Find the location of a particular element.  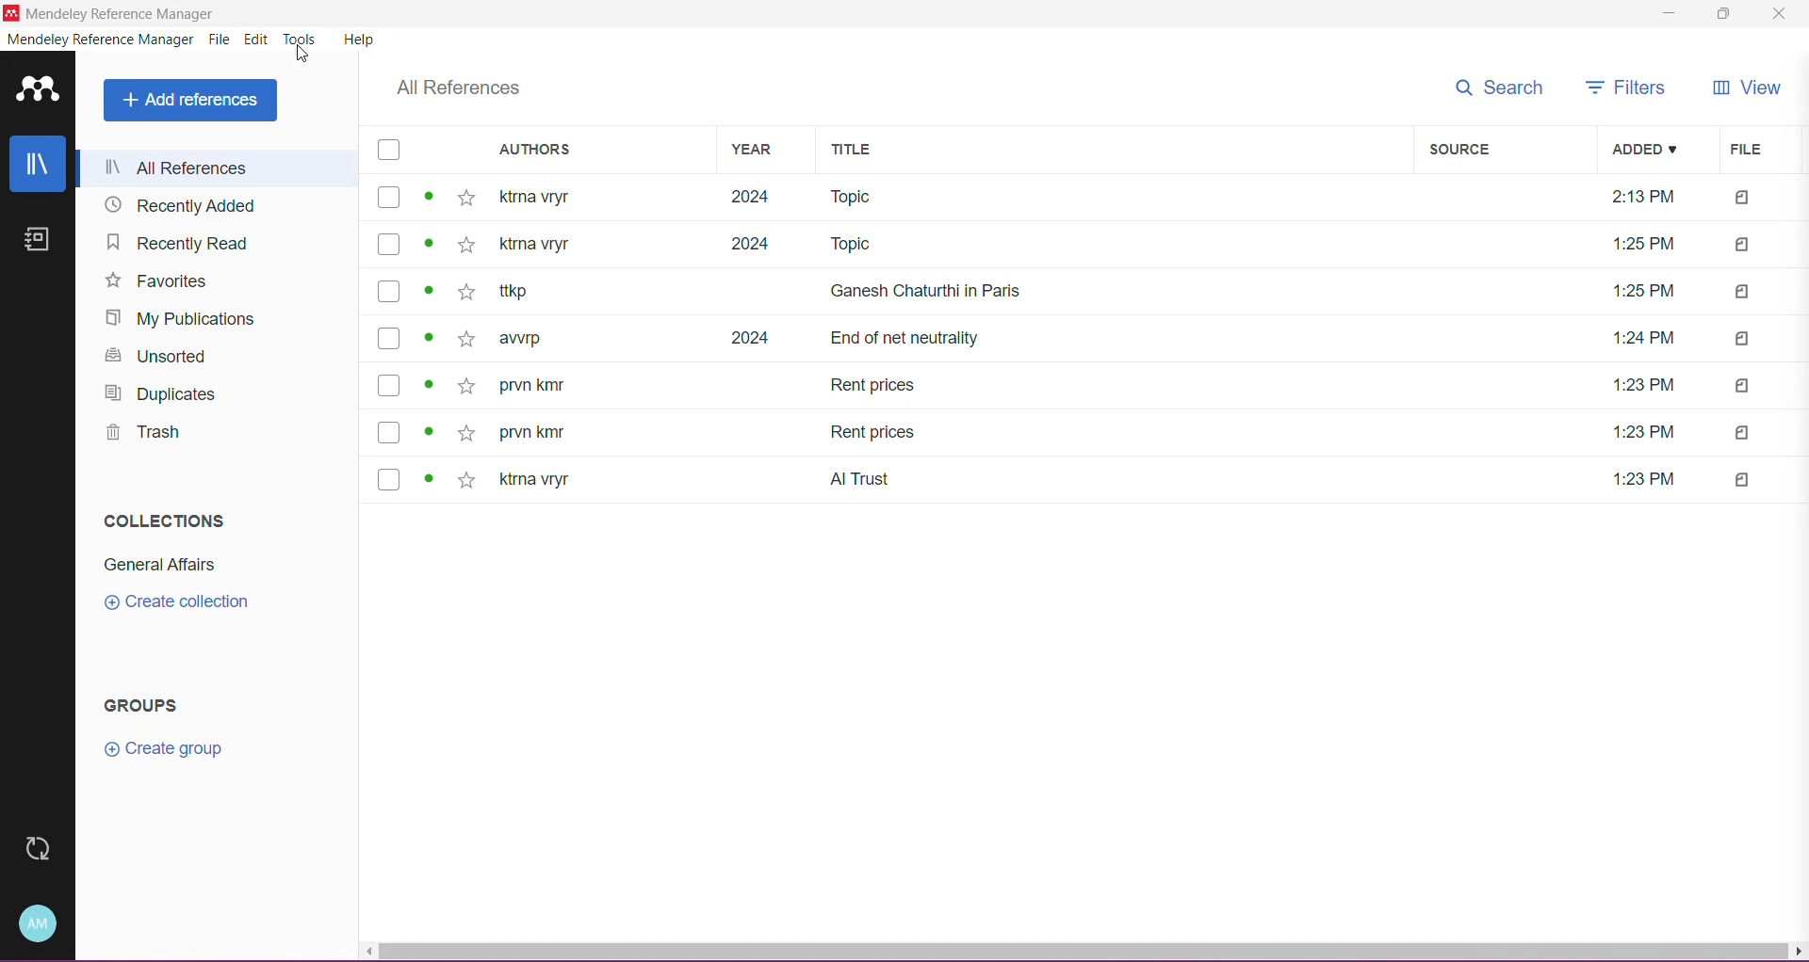

Recently Added is located at coordinates (183, 206).